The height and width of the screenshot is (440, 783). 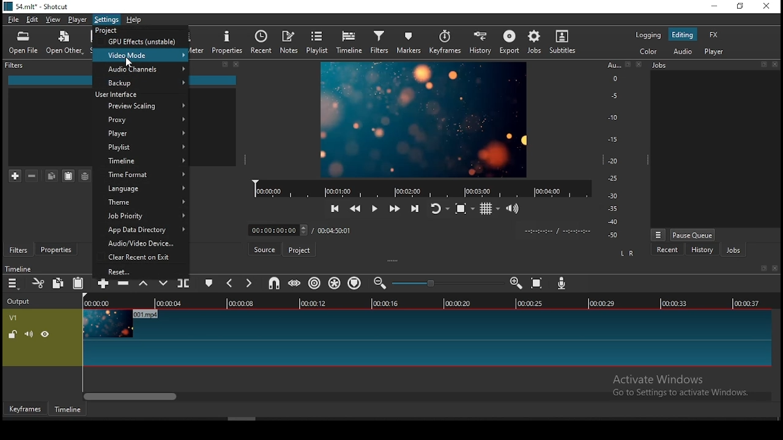 What do you see at coordinates (171, 303) in the screenshot?
I see `00:00:04` at bounding box center [171, 303].